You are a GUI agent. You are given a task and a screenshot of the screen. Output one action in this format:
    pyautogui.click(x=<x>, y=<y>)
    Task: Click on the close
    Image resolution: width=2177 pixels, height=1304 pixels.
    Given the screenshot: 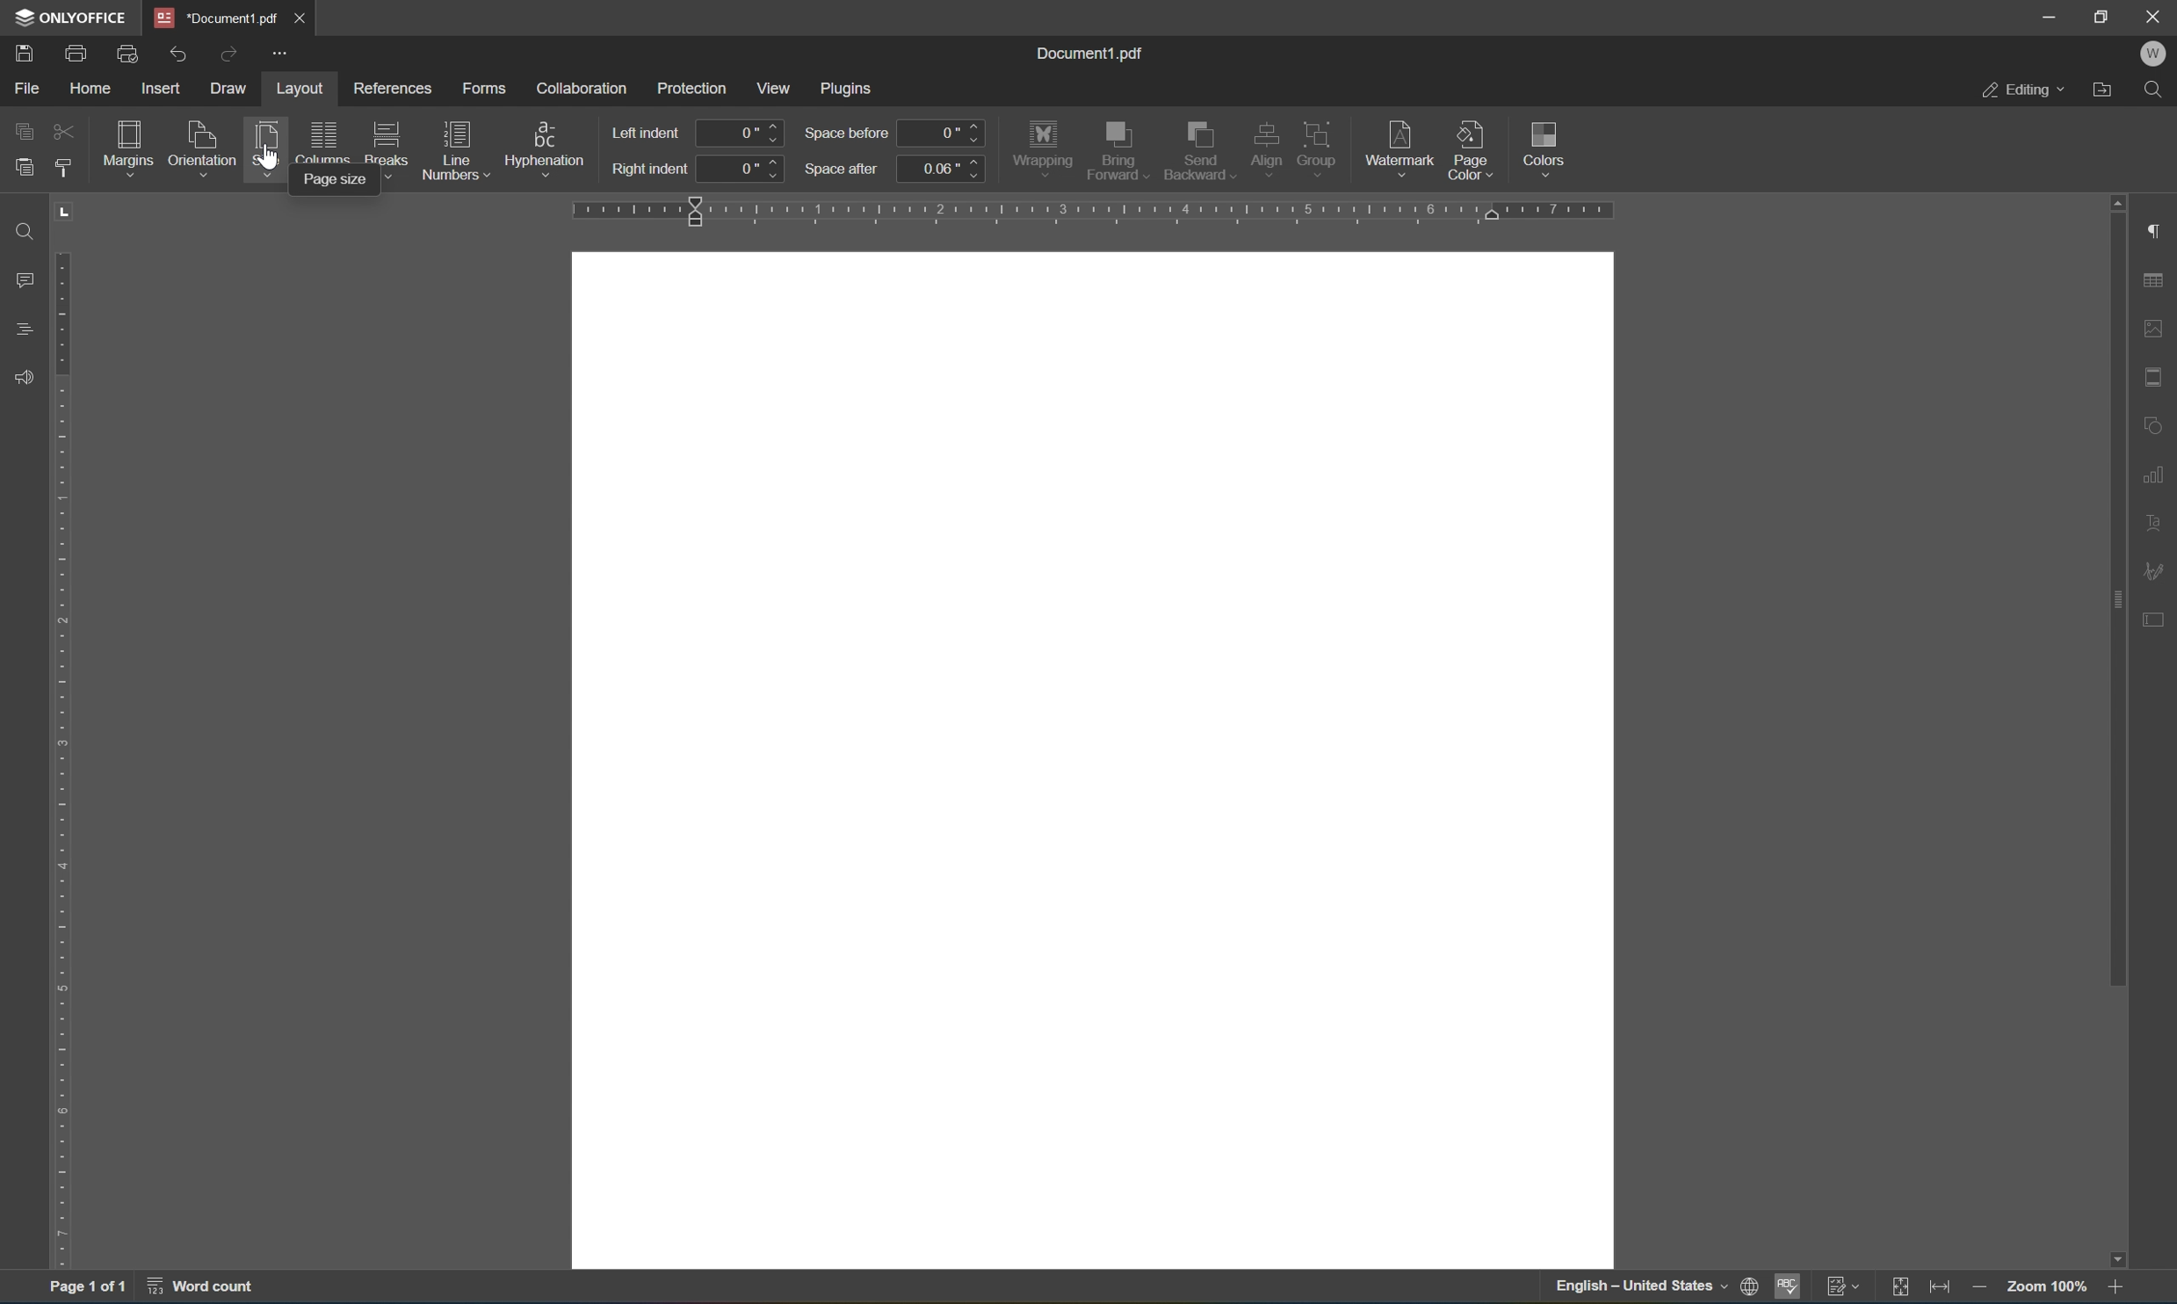 What is the action you would take?
    pyautogui.click(x=307, y=15)
    